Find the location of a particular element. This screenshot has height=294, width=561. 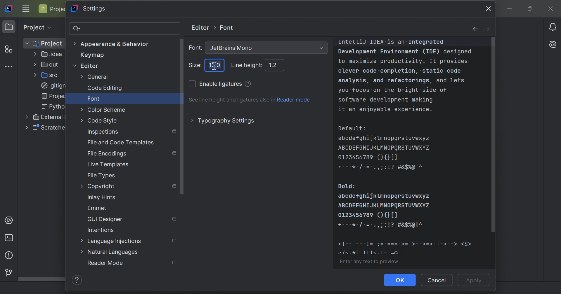

See line height and ligatures also in Reader mode is located at coordinates (250, 99).